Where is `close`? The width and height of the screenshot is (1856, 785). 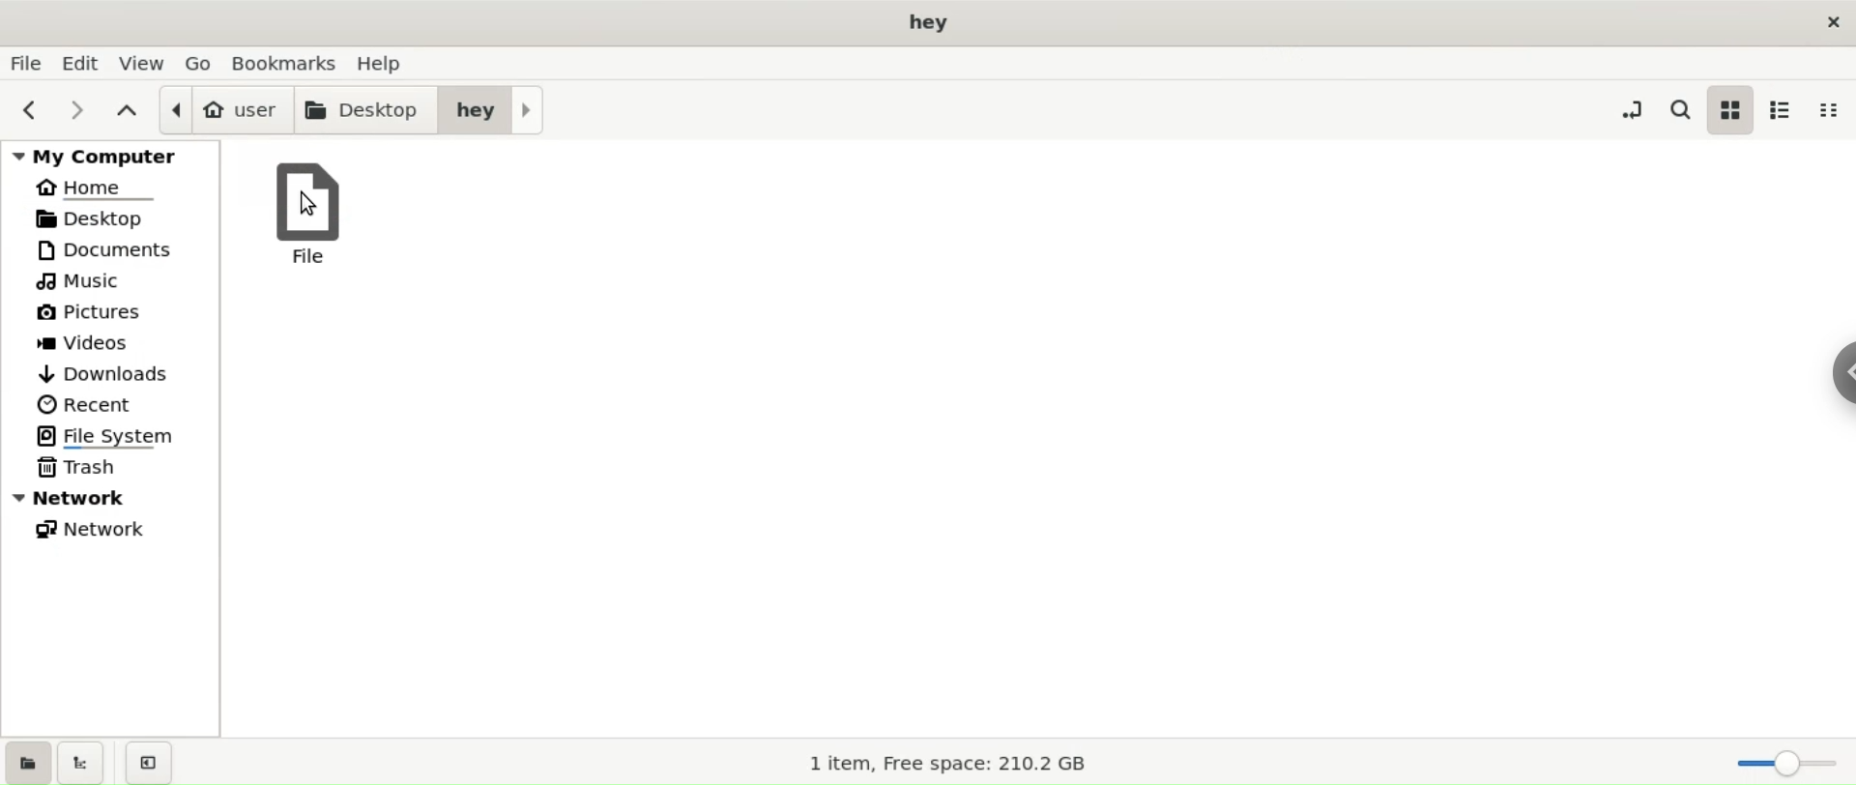 close is located at coordinates (1830, 19).